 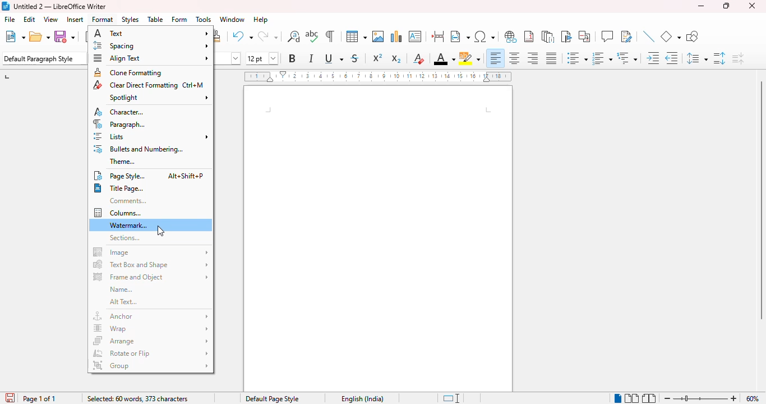 What do you see at coordinates (734, 398) in the screenshot?
I see `zoom in` at bounding box center [734, 398].